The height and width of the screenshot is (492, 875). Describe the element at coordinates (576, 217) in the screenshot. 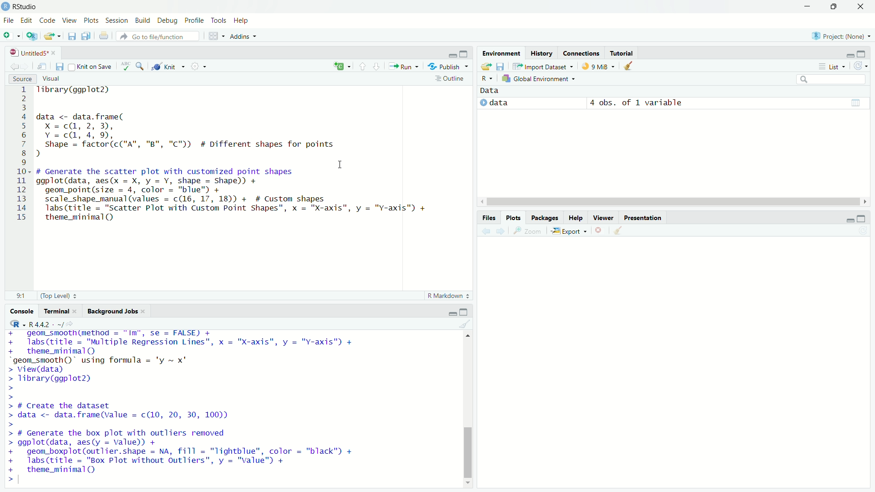

I see `Help` at that location.